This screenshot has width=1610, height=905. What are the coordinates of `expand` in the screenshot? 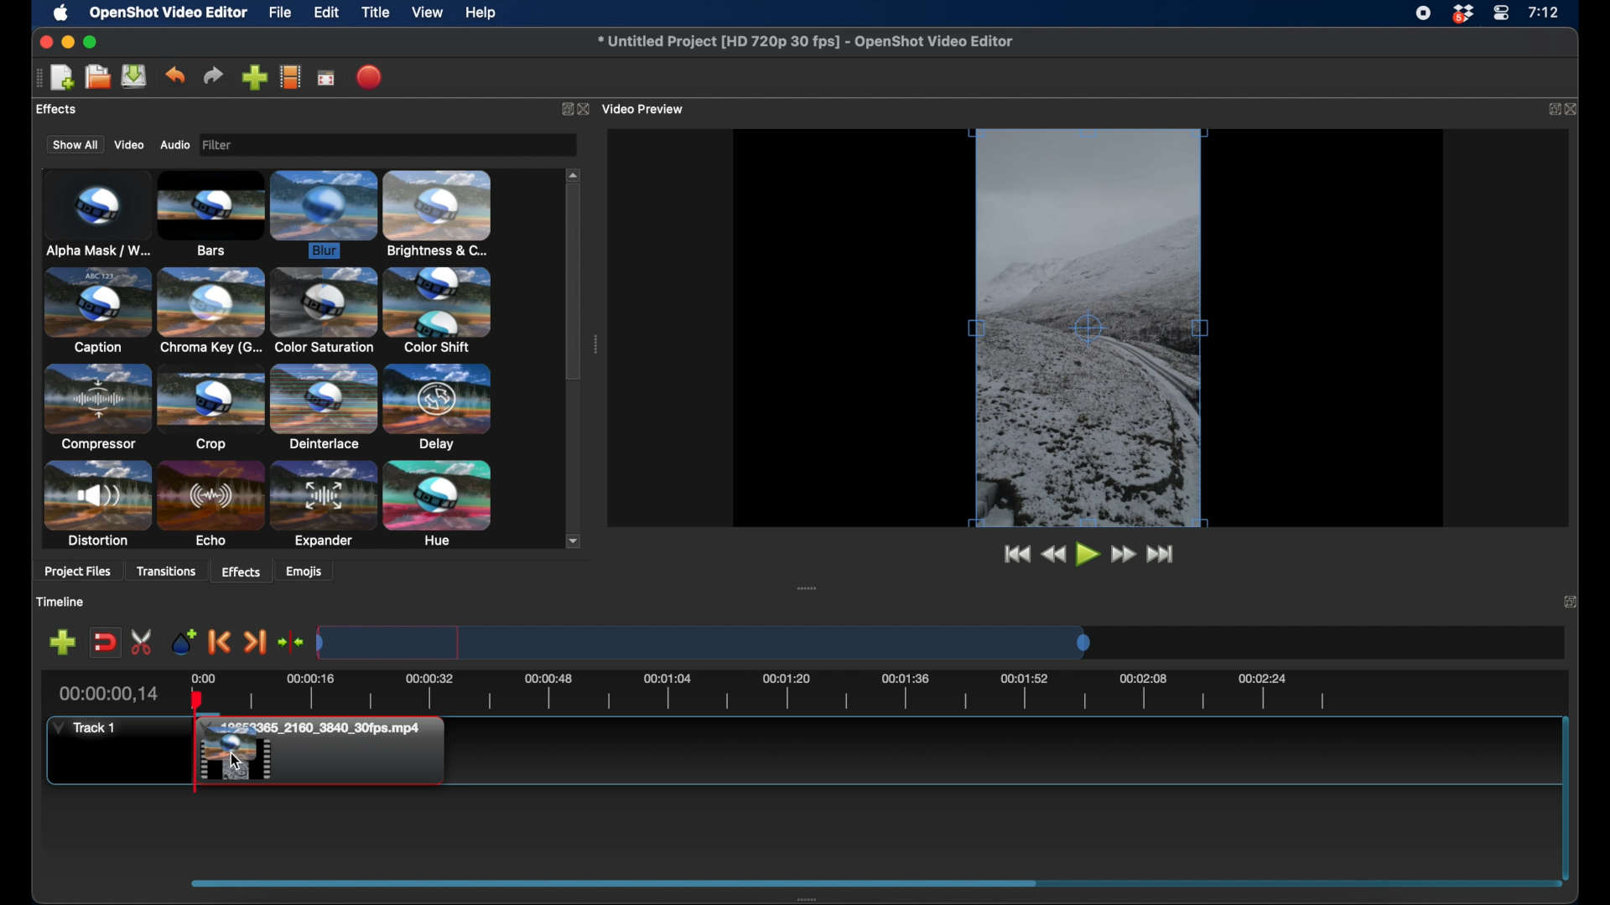 It's located at (1570, 601).